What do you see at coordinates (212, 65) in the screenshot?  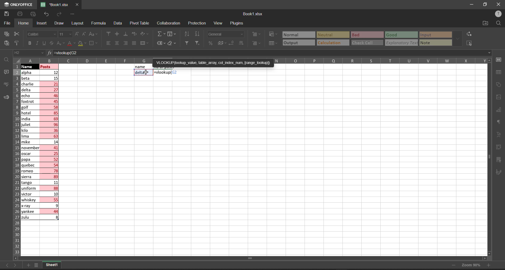 I see `'VLOOKUP(lookup_value, table_array, col_index_num, [range_lookup])=` at bounding box center [212, 65].